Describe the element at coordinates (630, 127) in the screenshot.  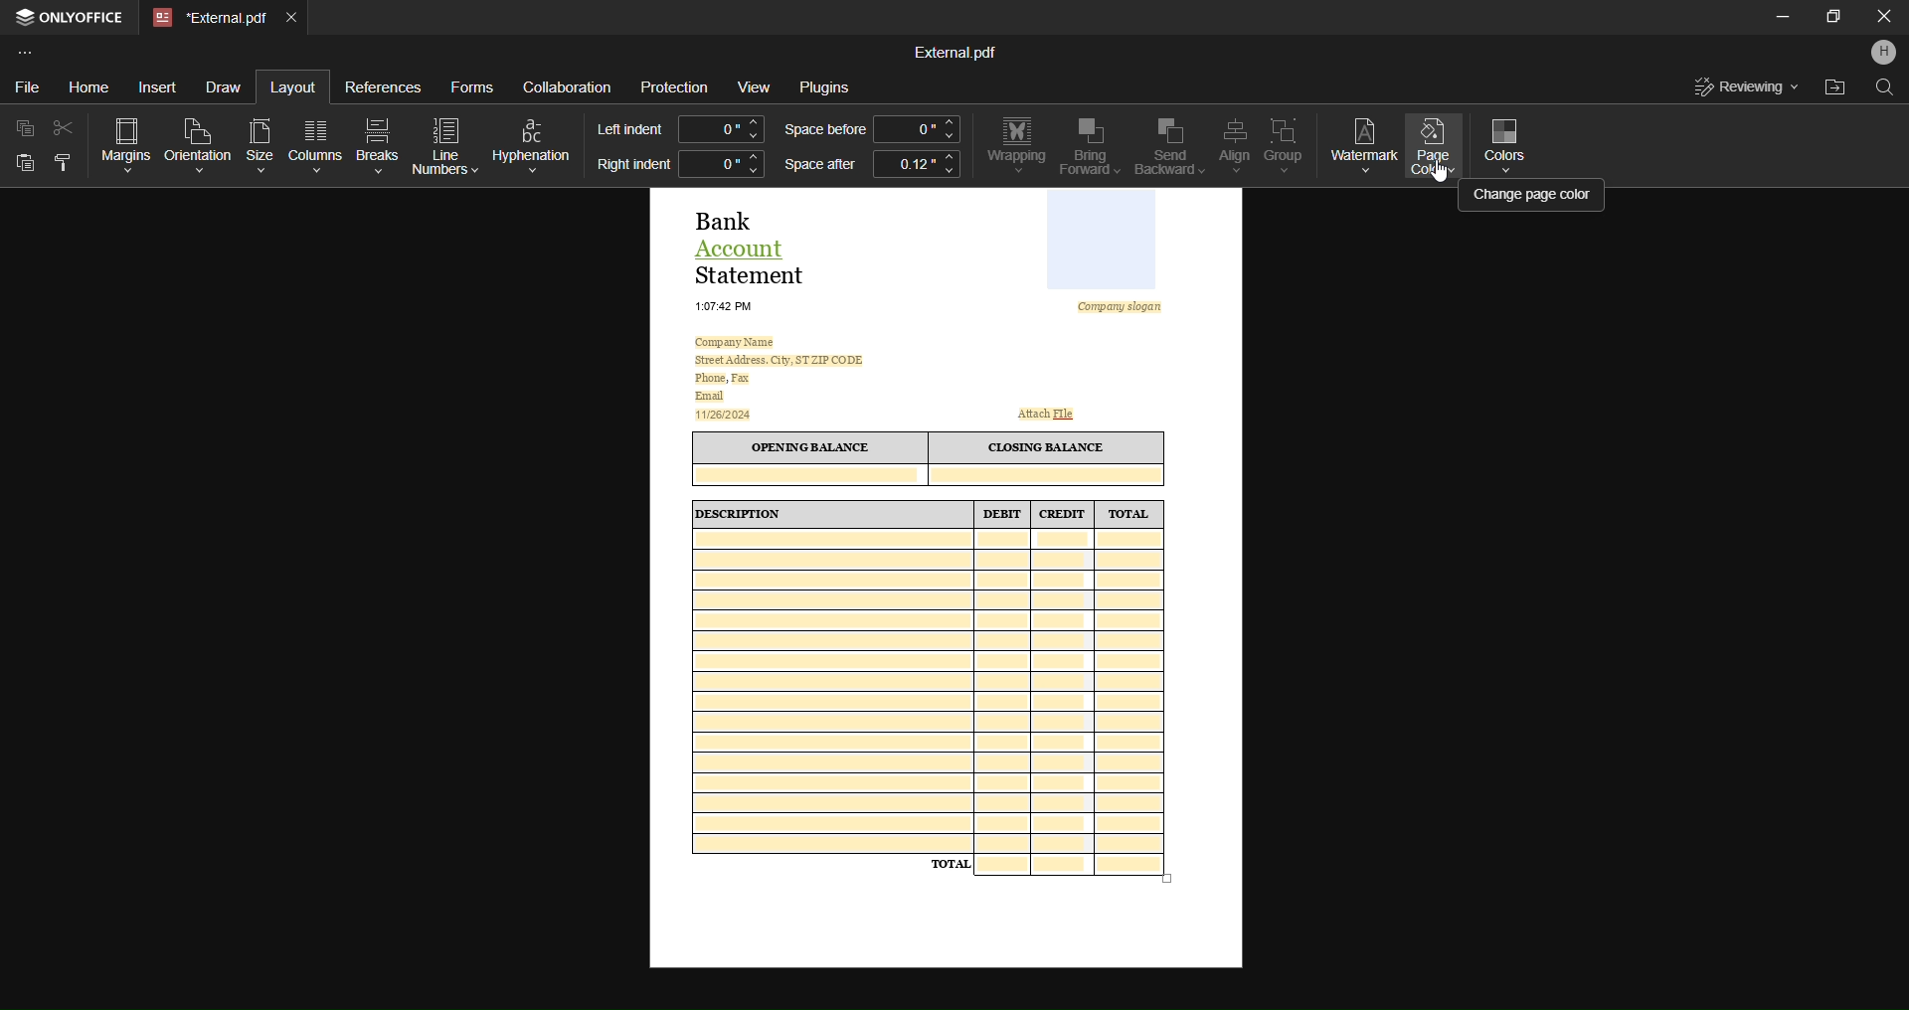
I see `Left Indent` at that location.